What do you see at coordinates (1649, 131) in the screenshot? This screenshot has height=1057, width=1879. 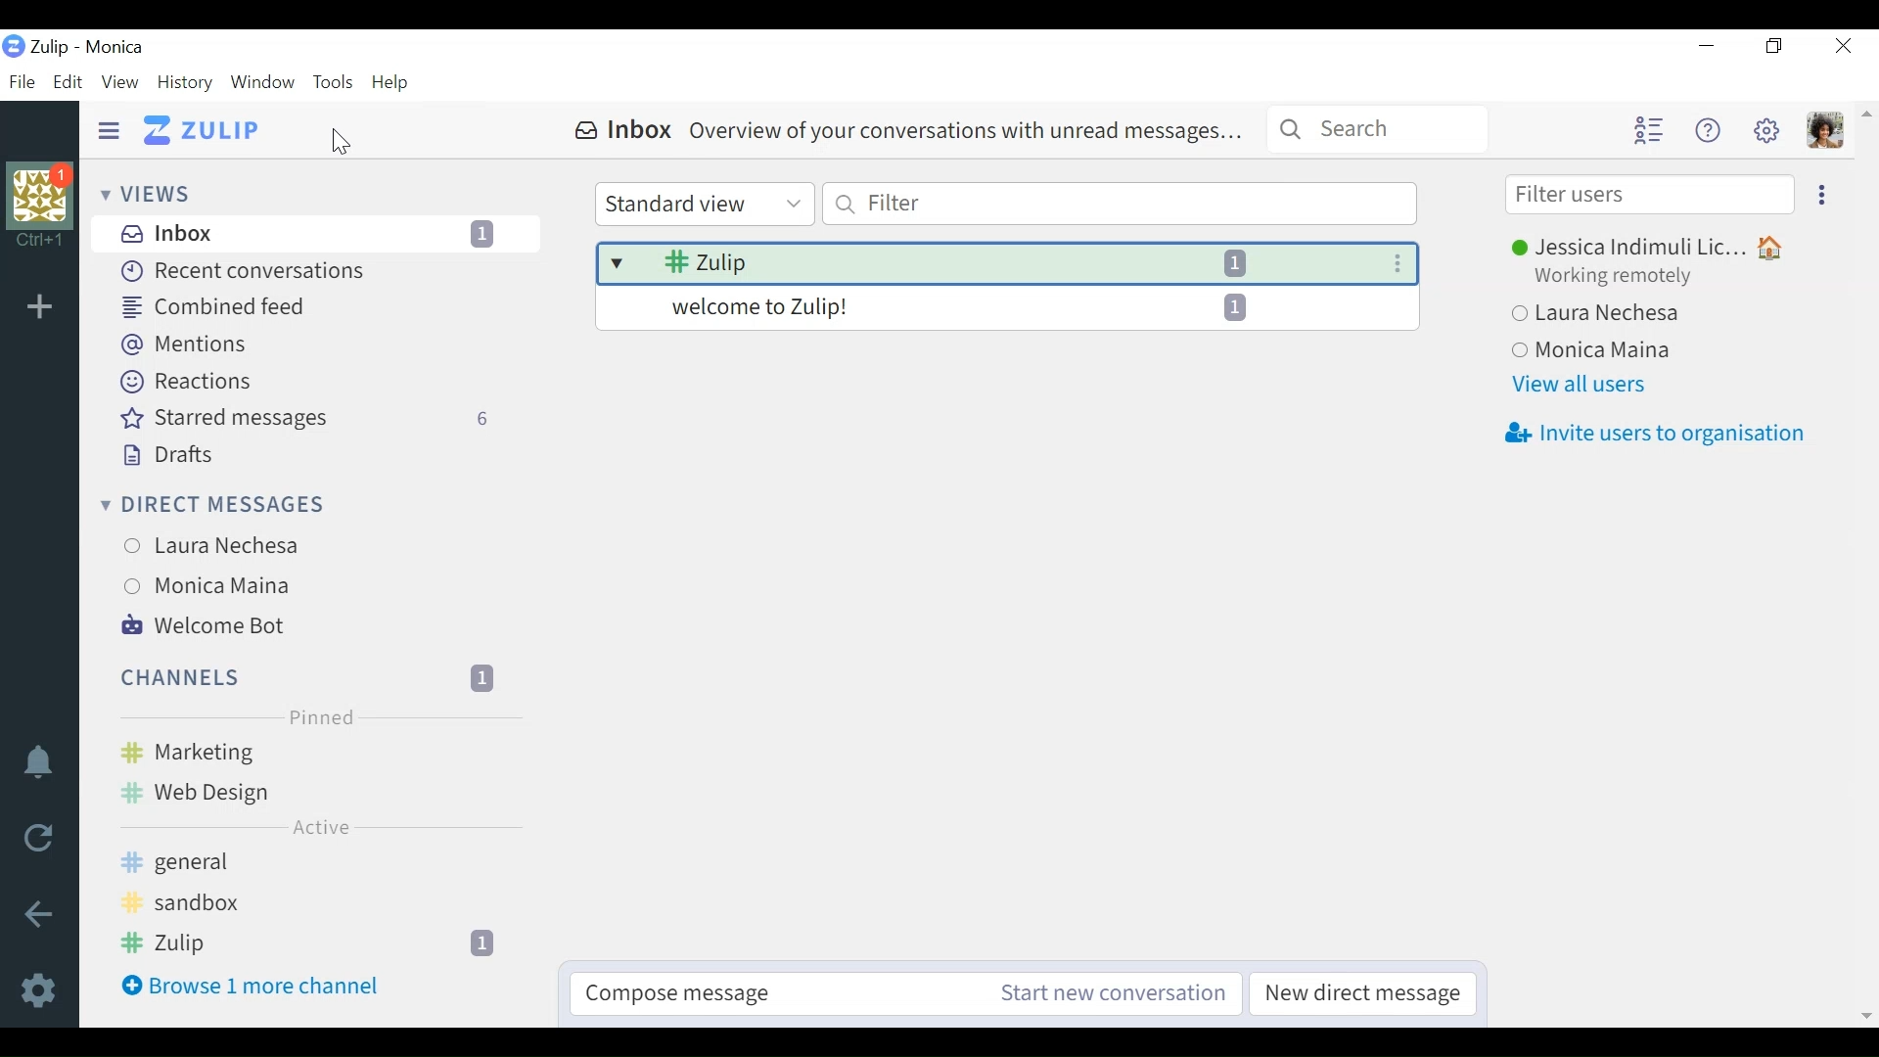 I see `Hide user list` at bounding box center [1649, 131].